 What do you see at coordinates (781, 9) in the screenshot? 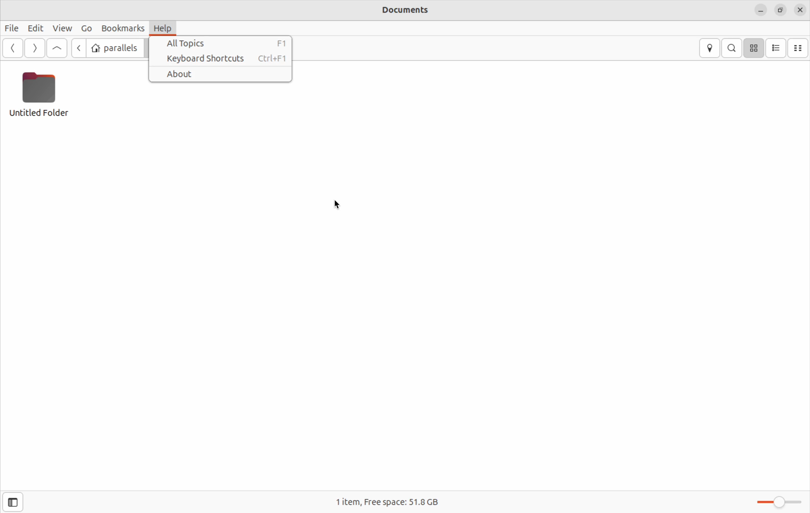
I see `resize` at bounding box center [781, 9].